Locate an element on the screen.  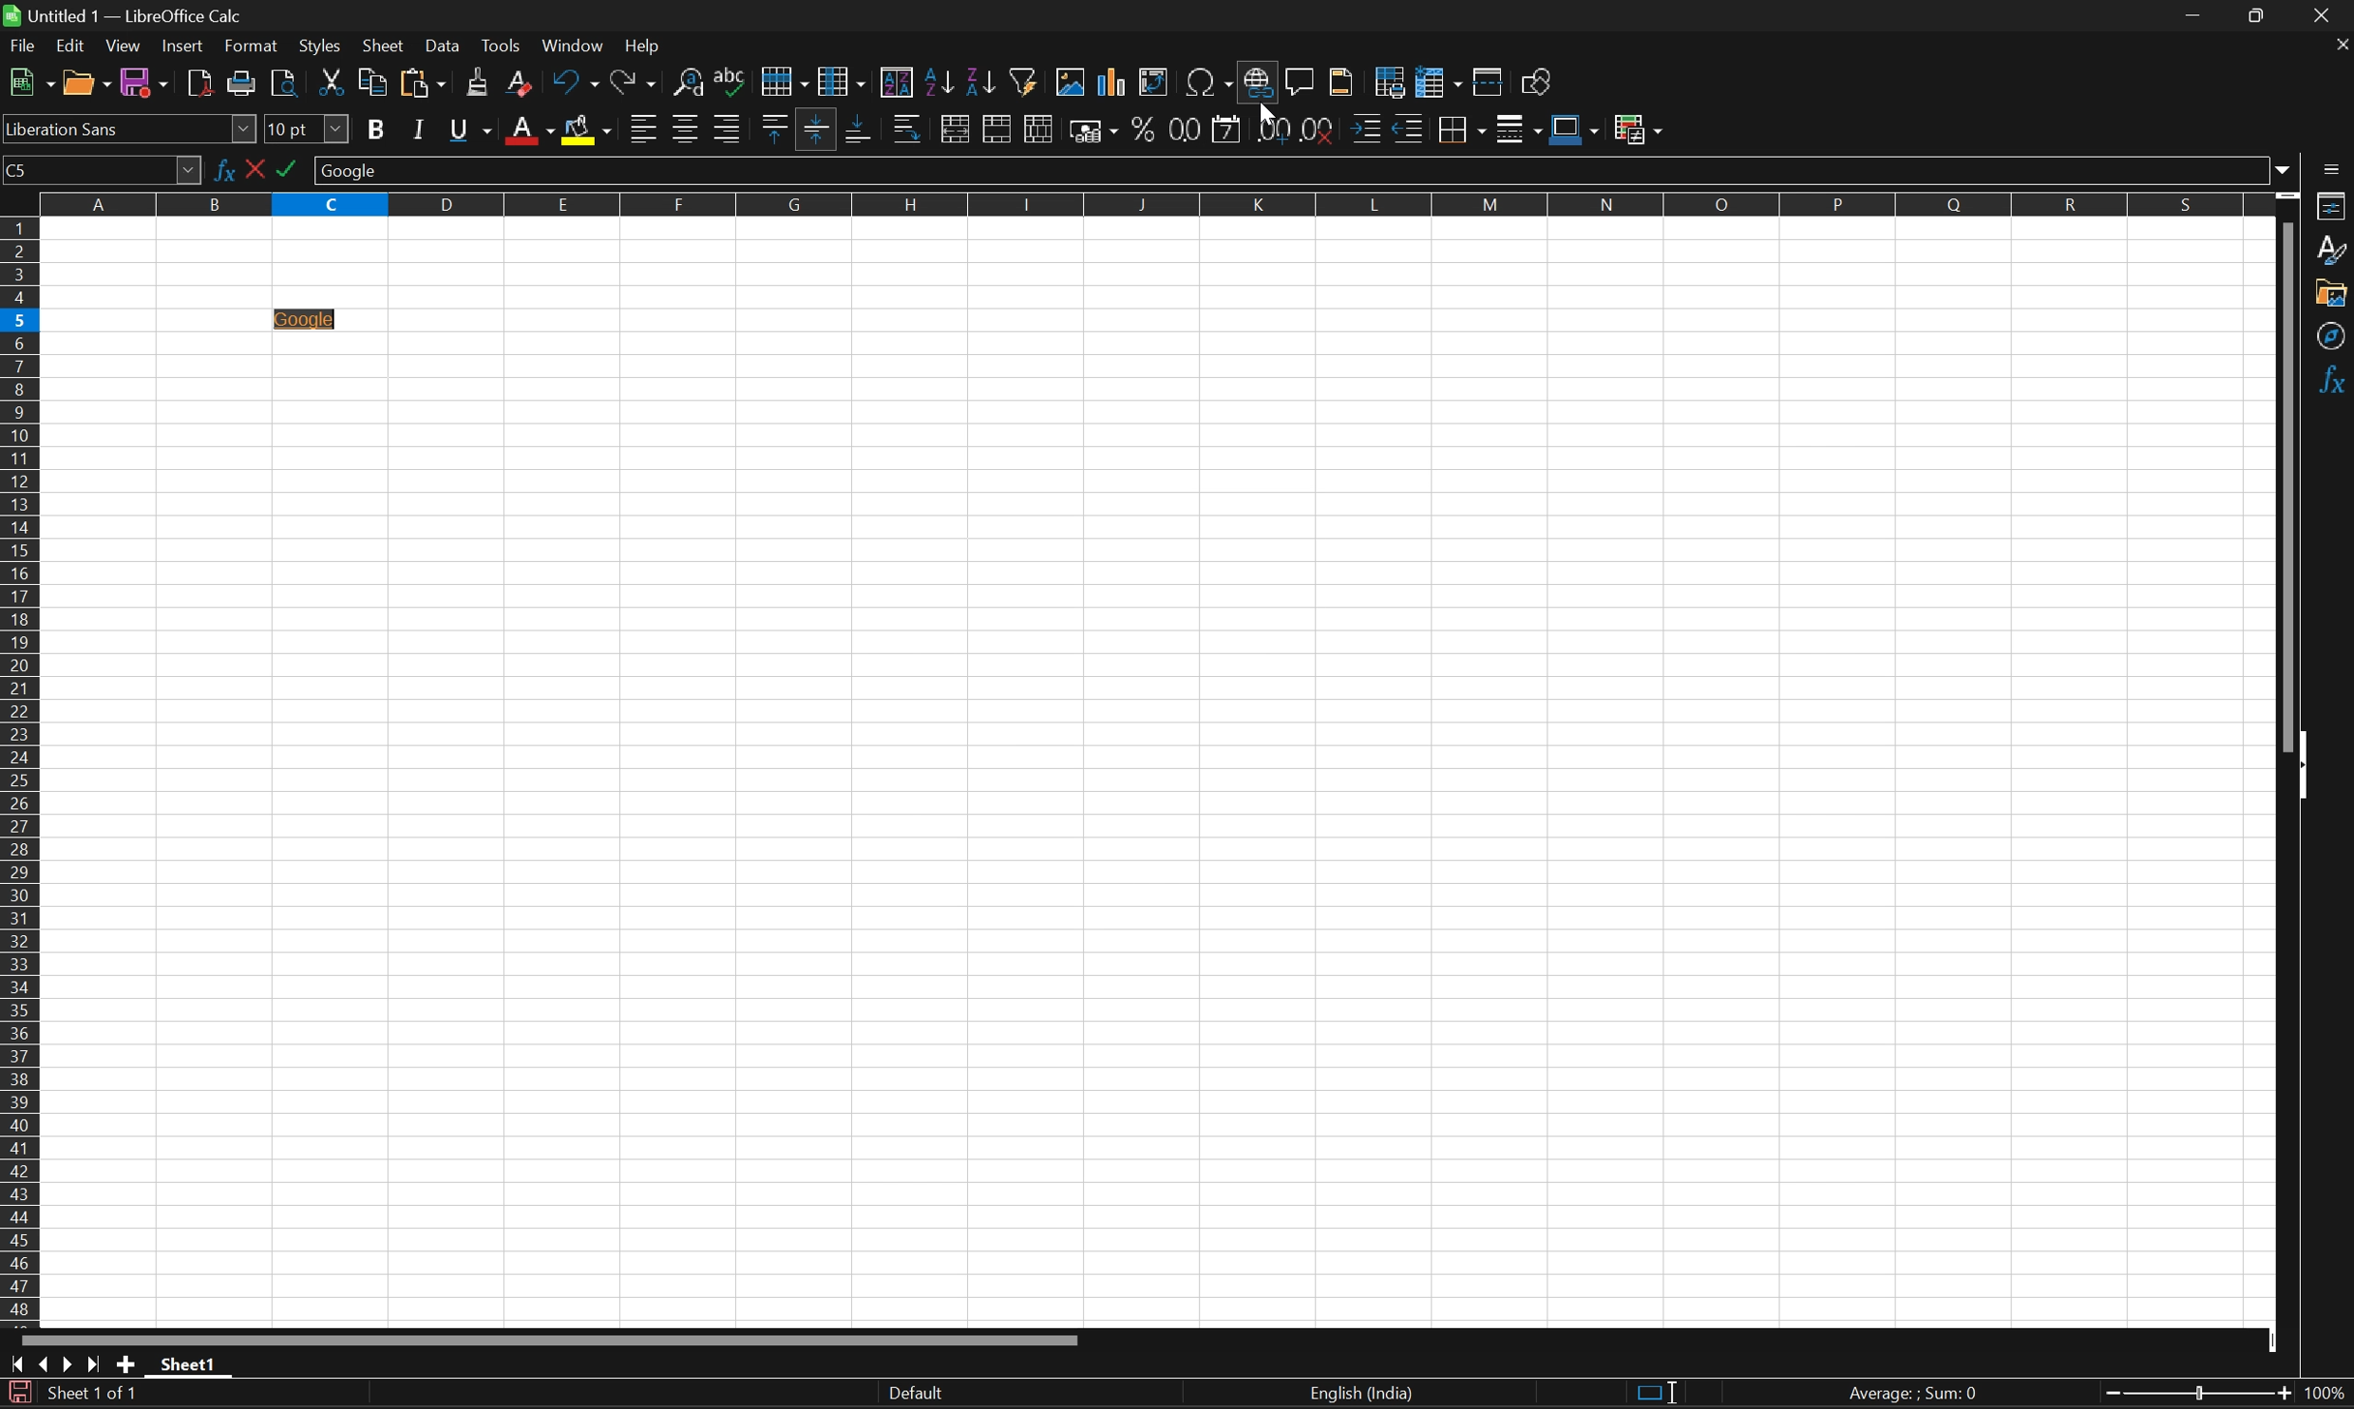
Borders is located at coordinates (1461, 129).